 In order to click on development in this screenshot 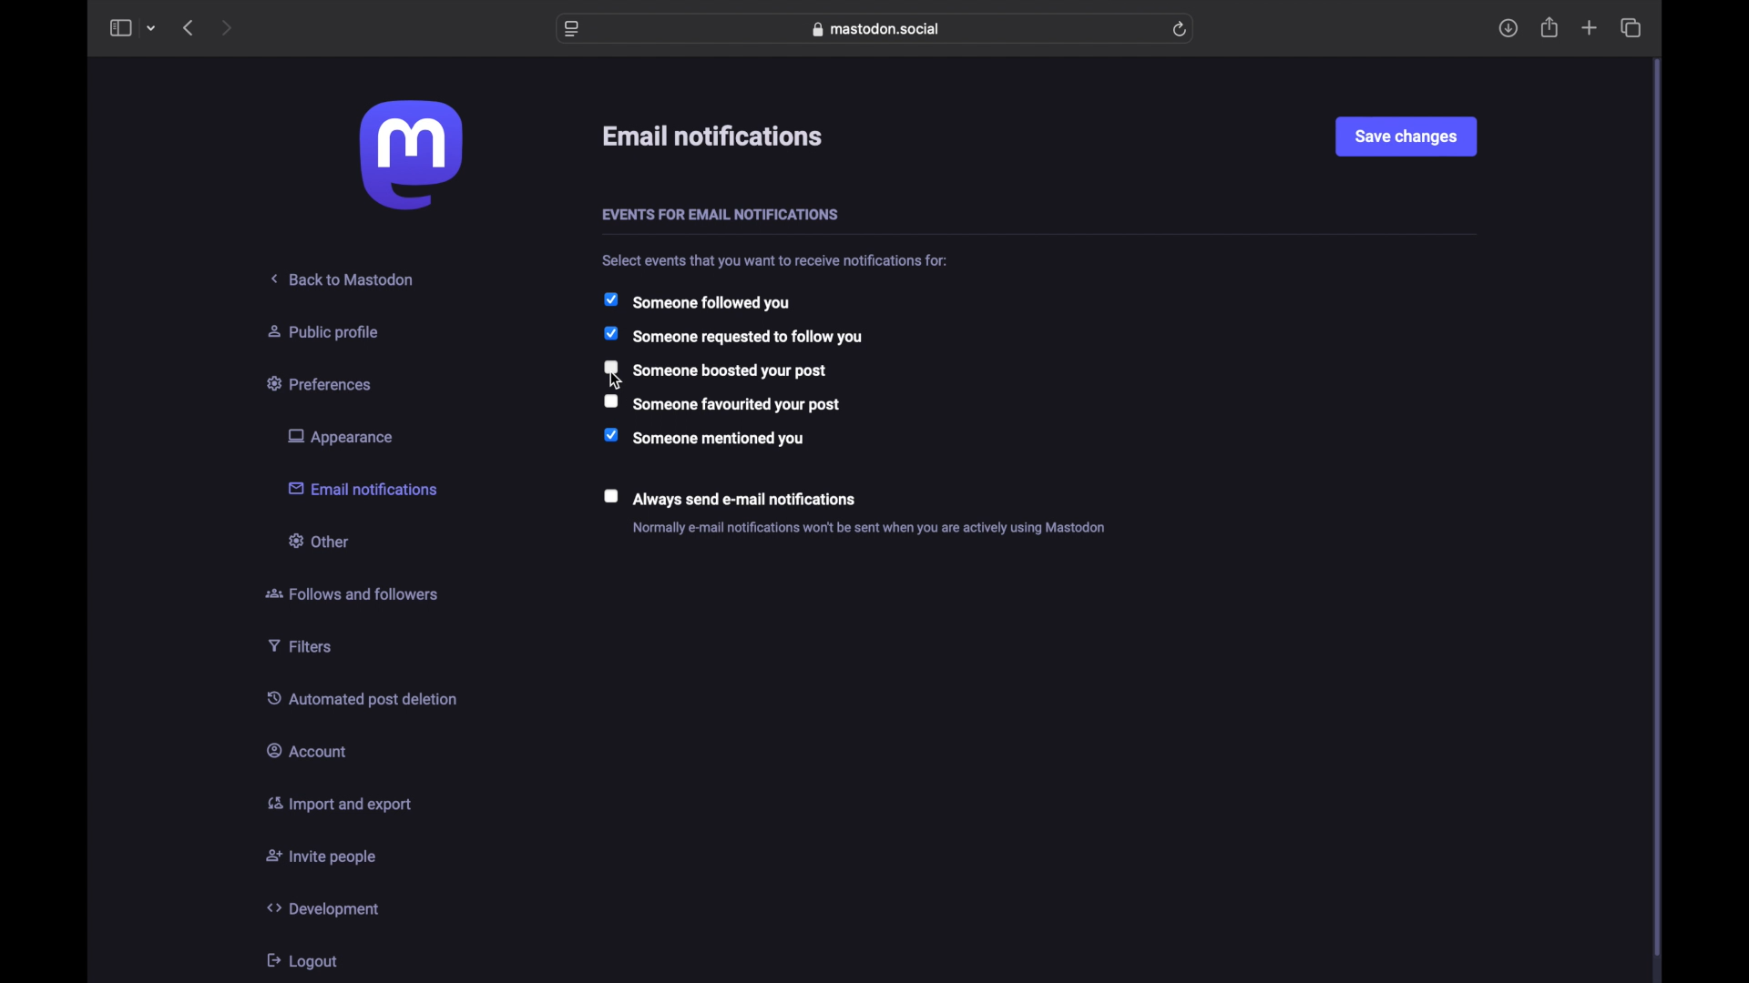, I will do `click(322, 908)`.